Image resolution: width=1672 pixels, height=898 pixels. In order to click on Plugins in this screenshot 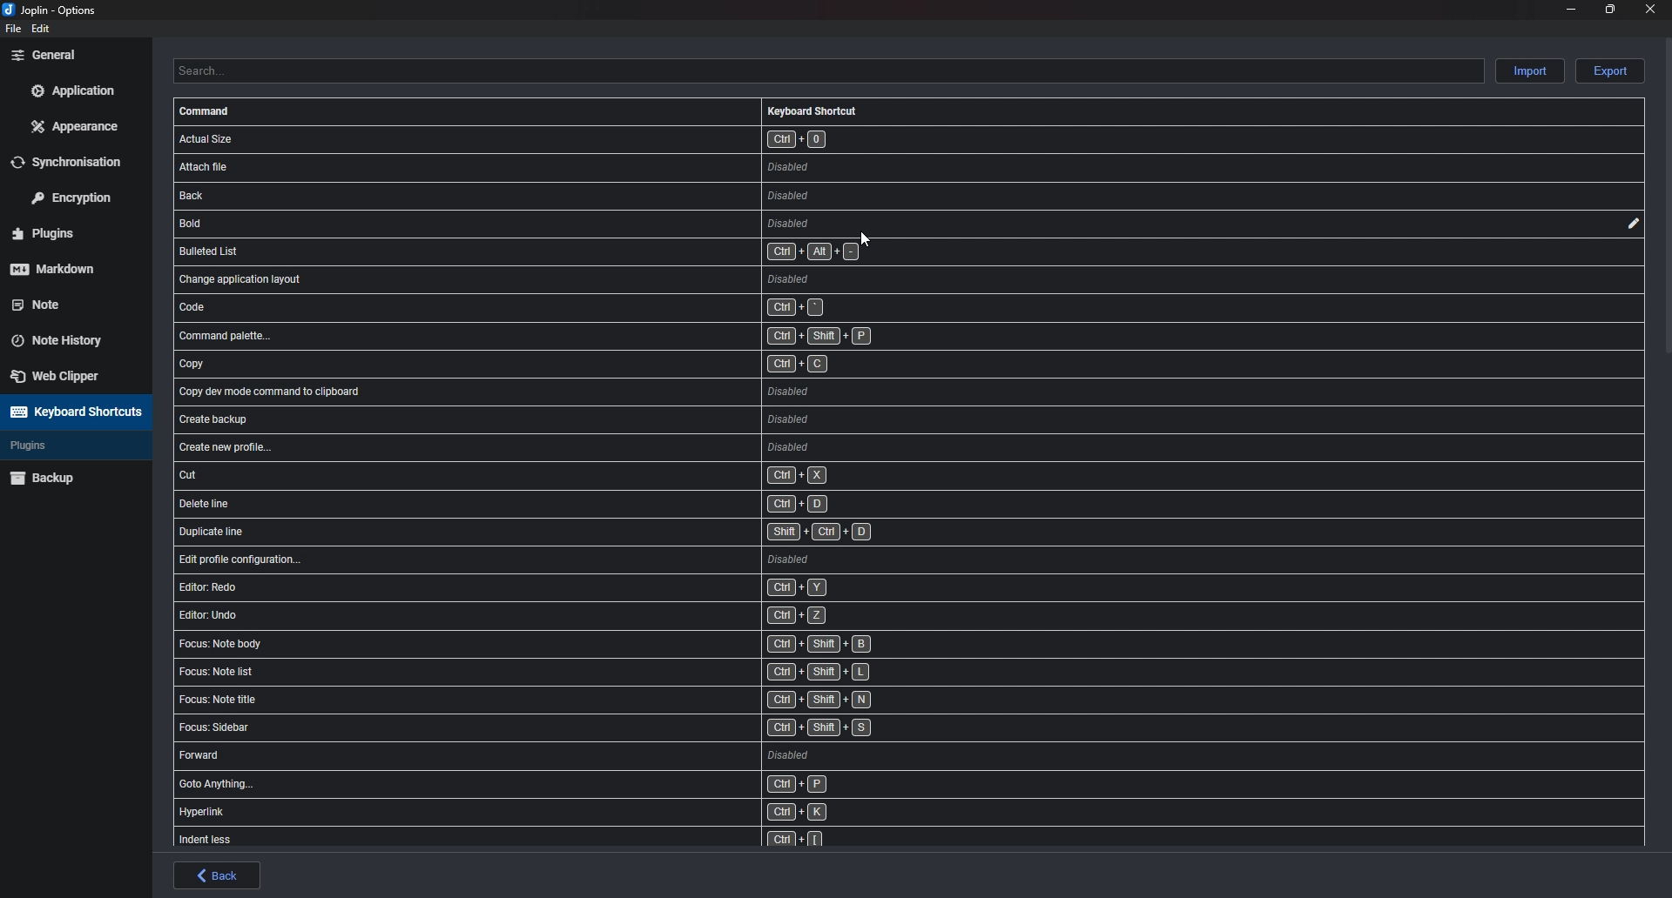, I will do `click(63, 446)`.